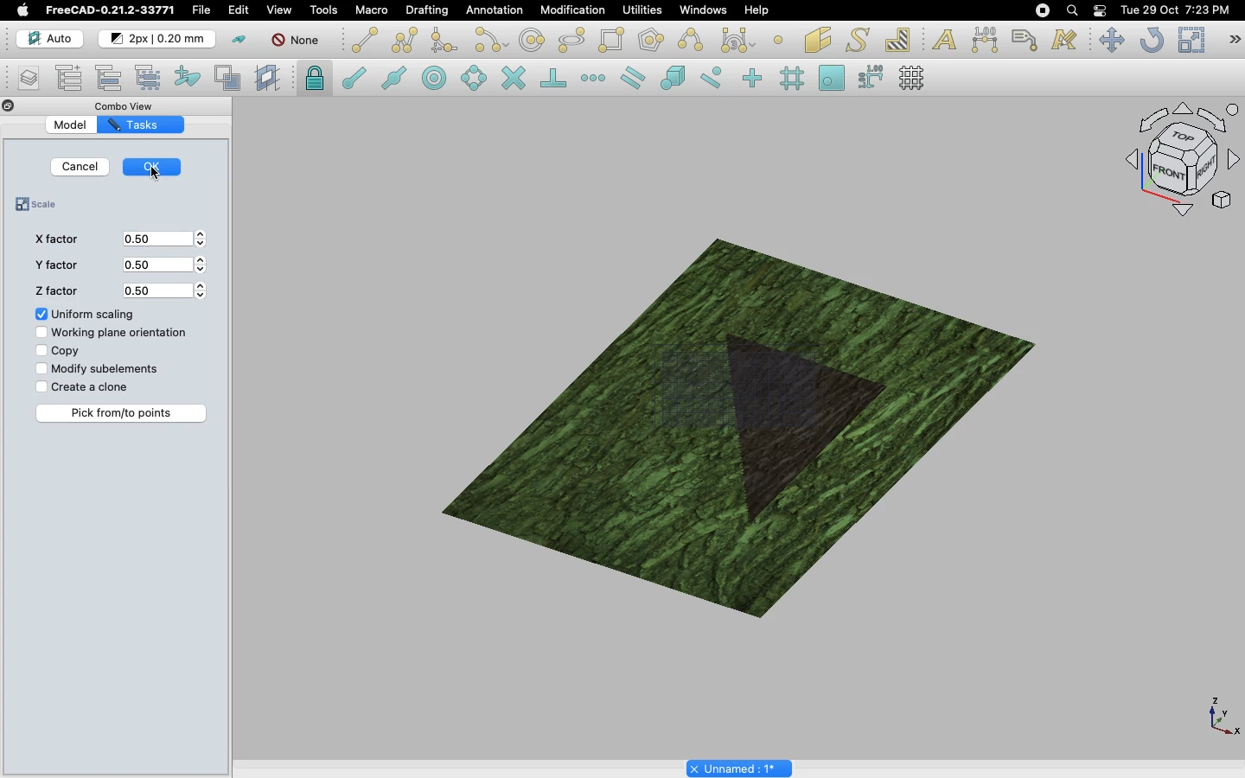 This screenshot has width=1245, height=778. I want to click on Point, so click(782, 39).